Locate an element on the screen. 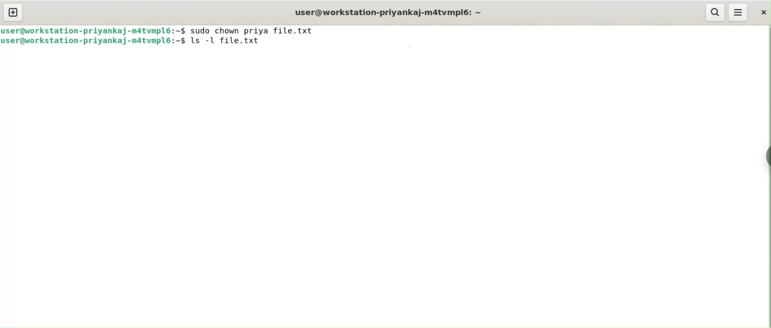  close is located at coordinates (762, 12).